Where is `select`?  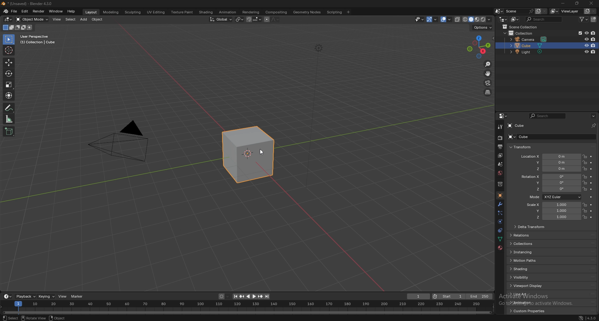 select is located at coordinates (9, 39).